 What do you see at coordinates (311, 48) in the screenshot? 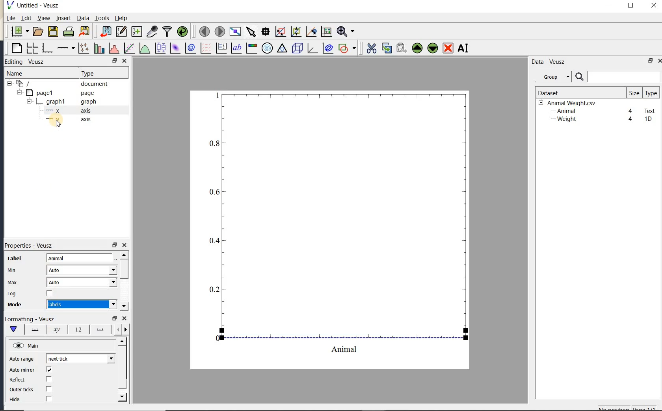
I see `3d graph` at bounding box center [311, 48].